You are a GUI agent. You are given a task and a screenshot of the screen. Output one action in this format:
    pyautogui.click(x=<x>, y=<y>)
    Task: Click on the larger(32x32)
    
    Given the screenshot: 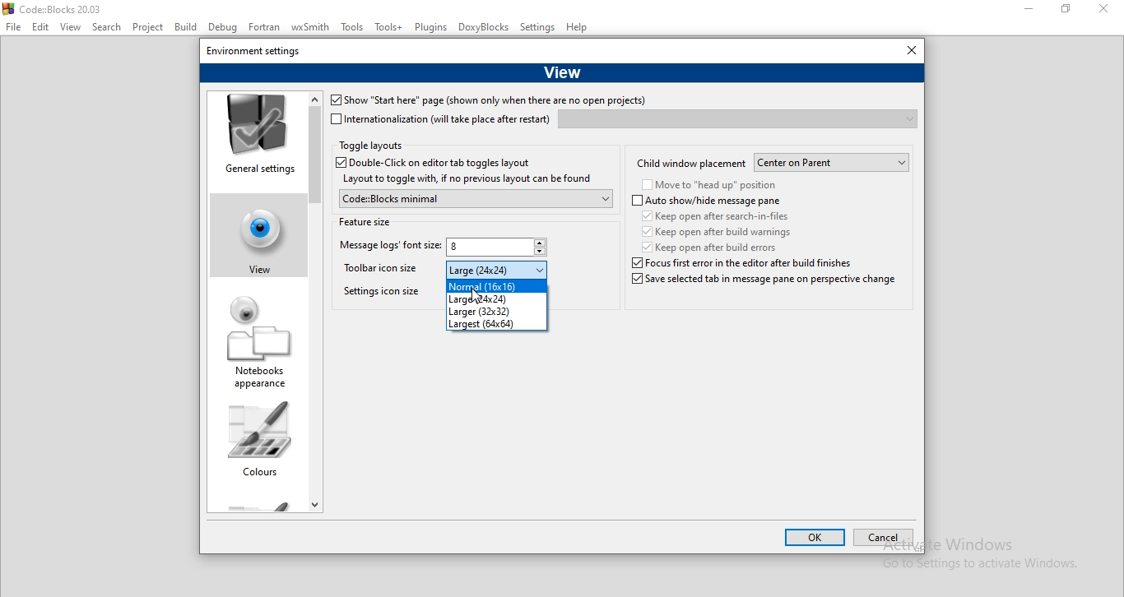 What is the action you would take?
    pyautogui.click(x=496, y=311)
    